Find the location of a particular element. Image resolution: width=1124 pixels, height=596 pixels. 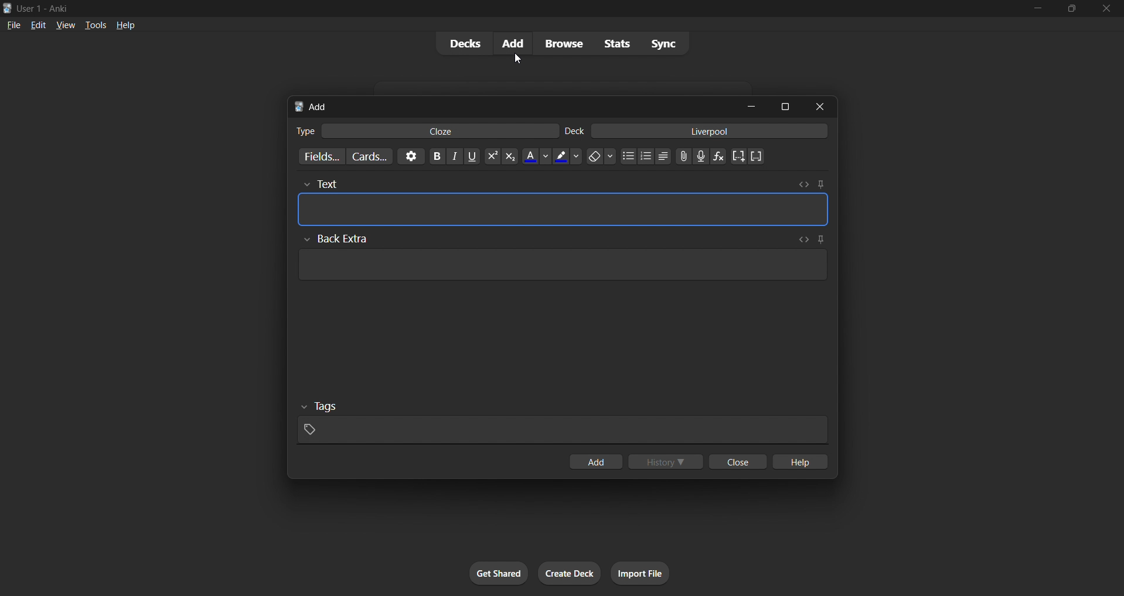

options is located at coordinates (414, 158).